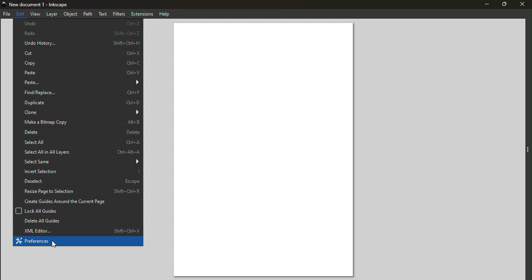 The width and height of the screenshot is (532, 280). I want to click on File, so click(7, 14).